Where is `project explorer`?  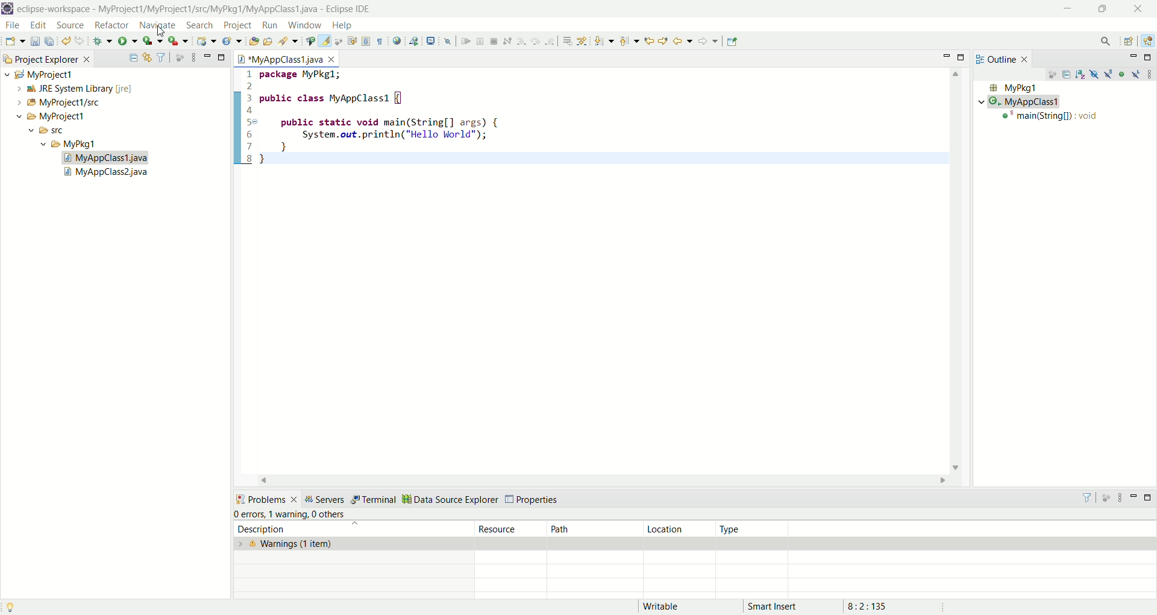
project explorer is located at coordinates (46, 58).